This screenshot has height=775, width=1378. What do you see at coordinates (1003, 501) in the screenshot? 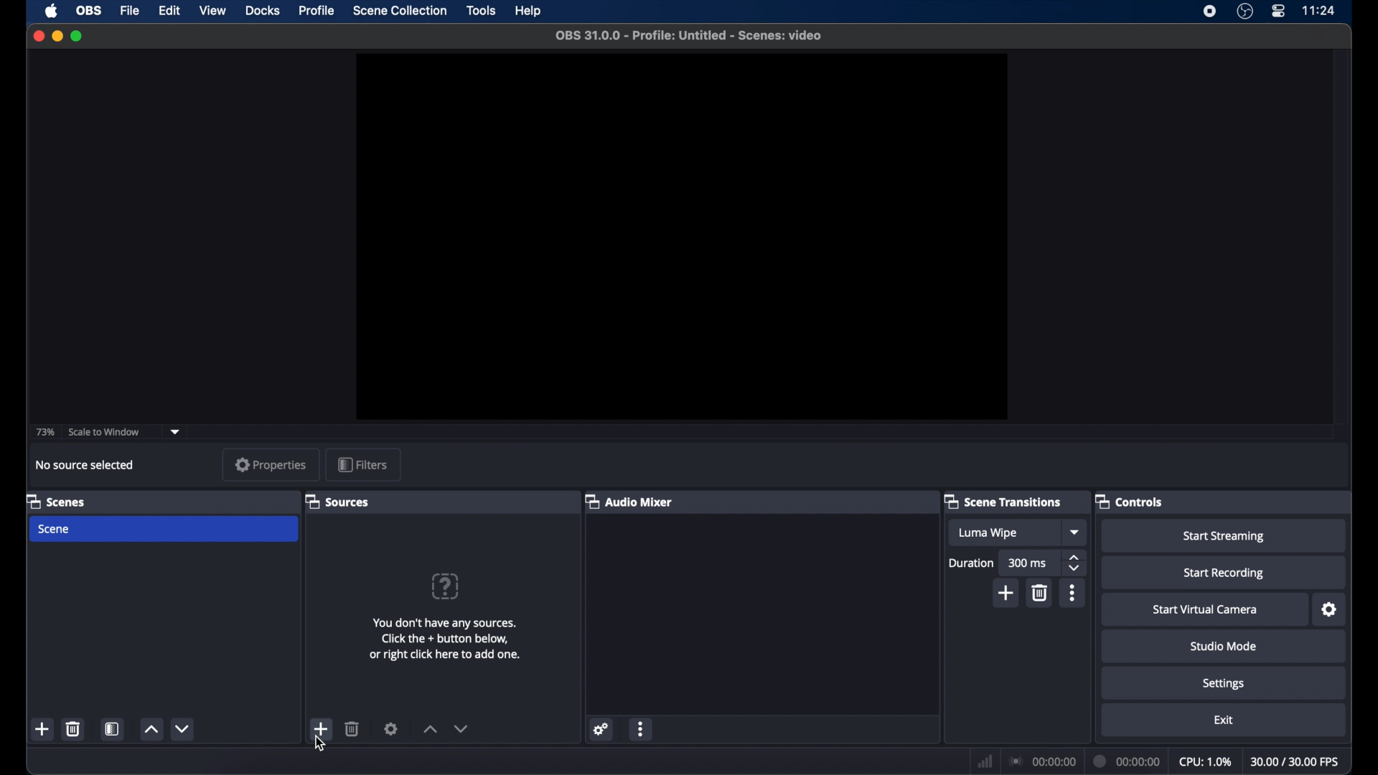
I see `scene transitions` at bounding box center [1003, 501].